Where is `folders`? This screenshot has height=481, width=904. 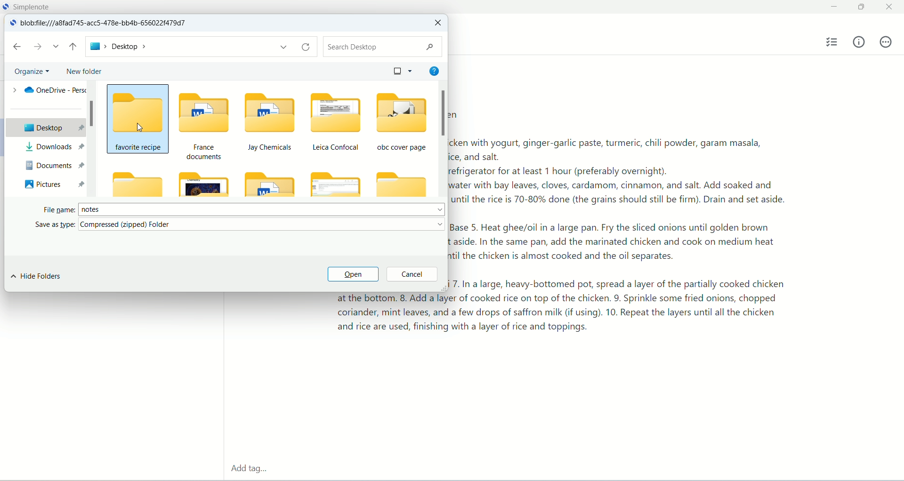 folders is located at coordinates (304, 143).